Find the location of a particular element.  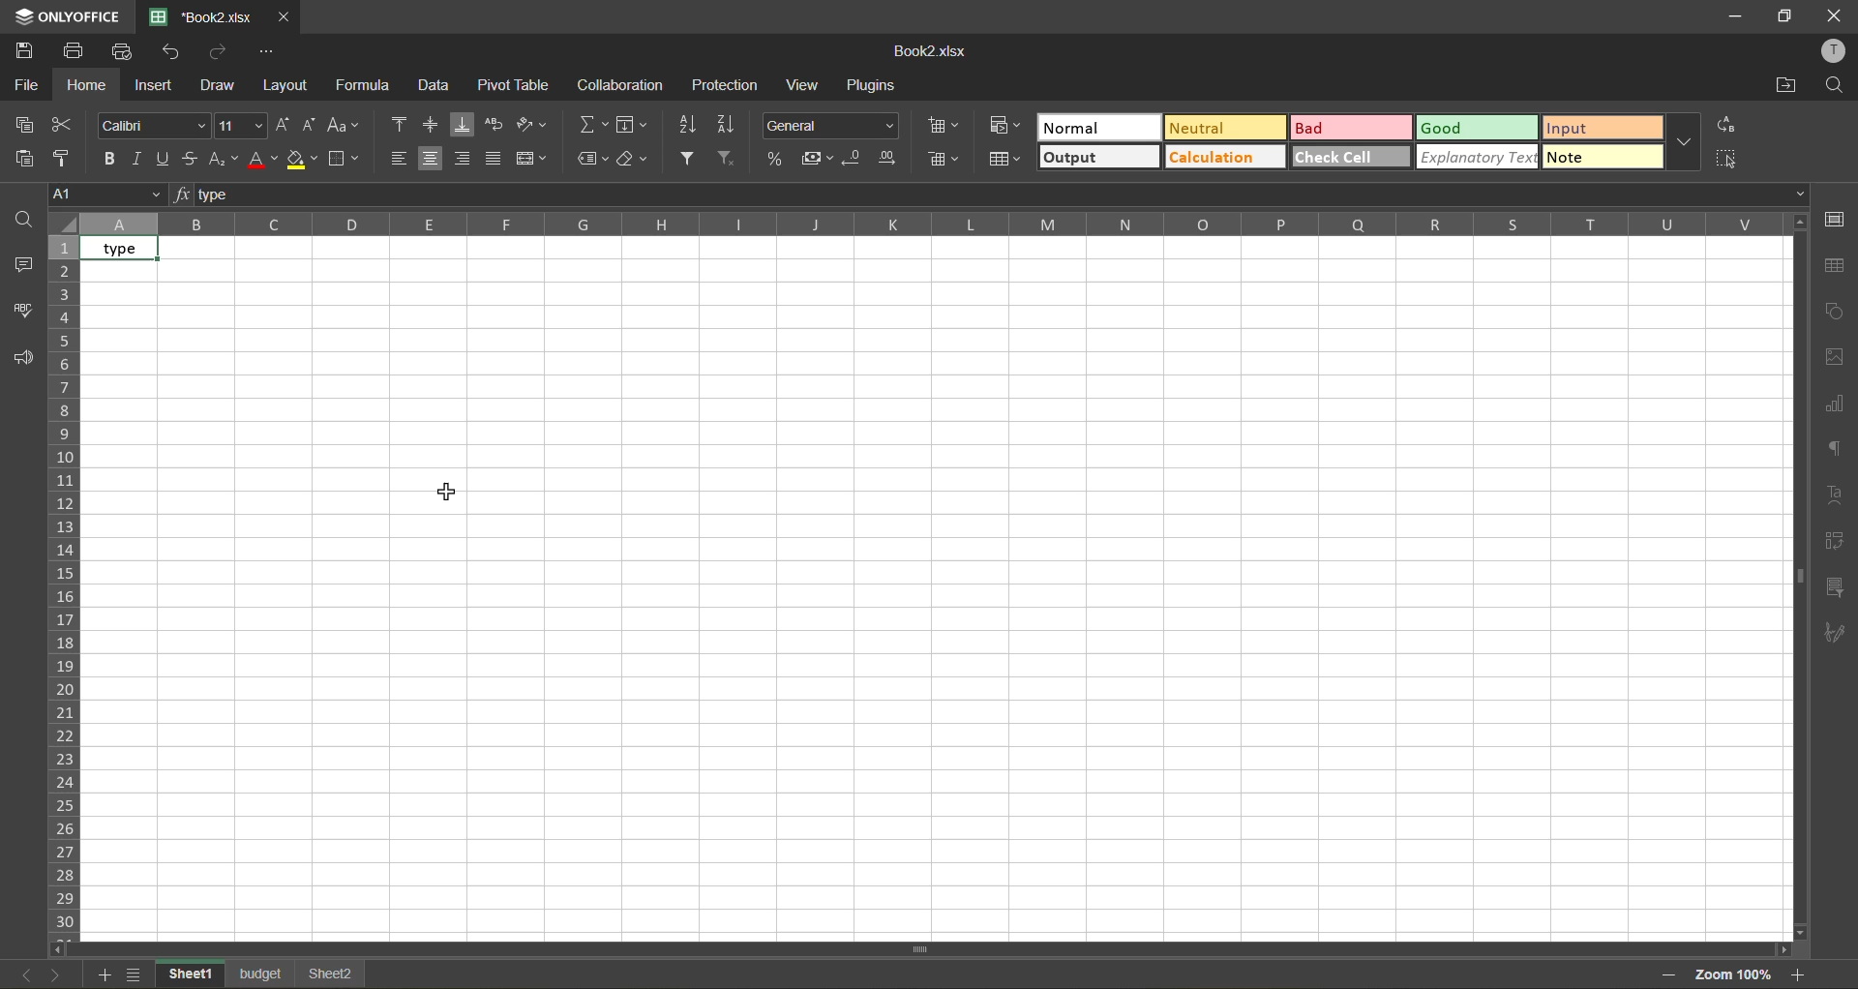

guideline is located at coordinates (63, 224).